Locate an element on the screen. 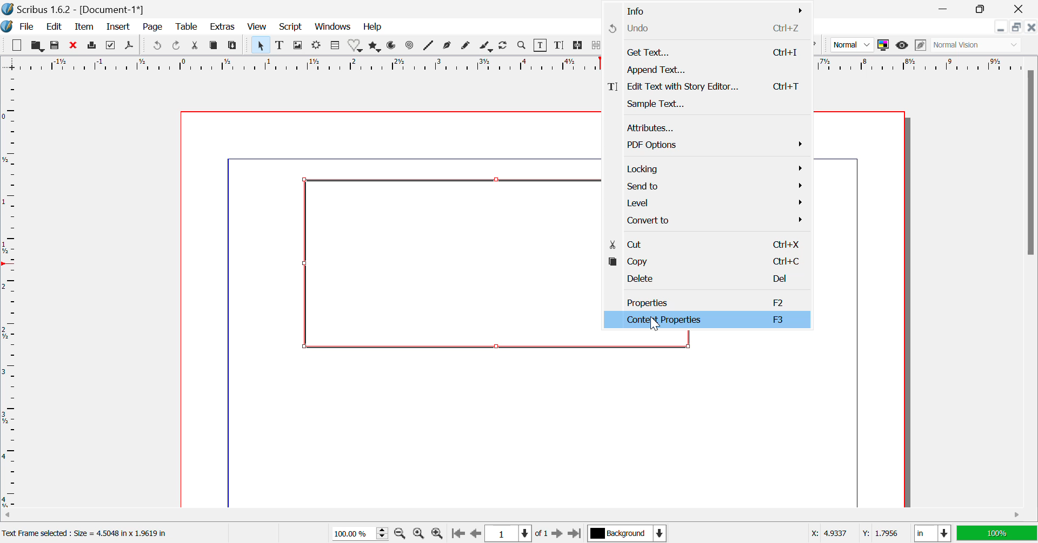 The height and width of the screenshot is (543, 1038). Paste is located at coordinates (233, 46).